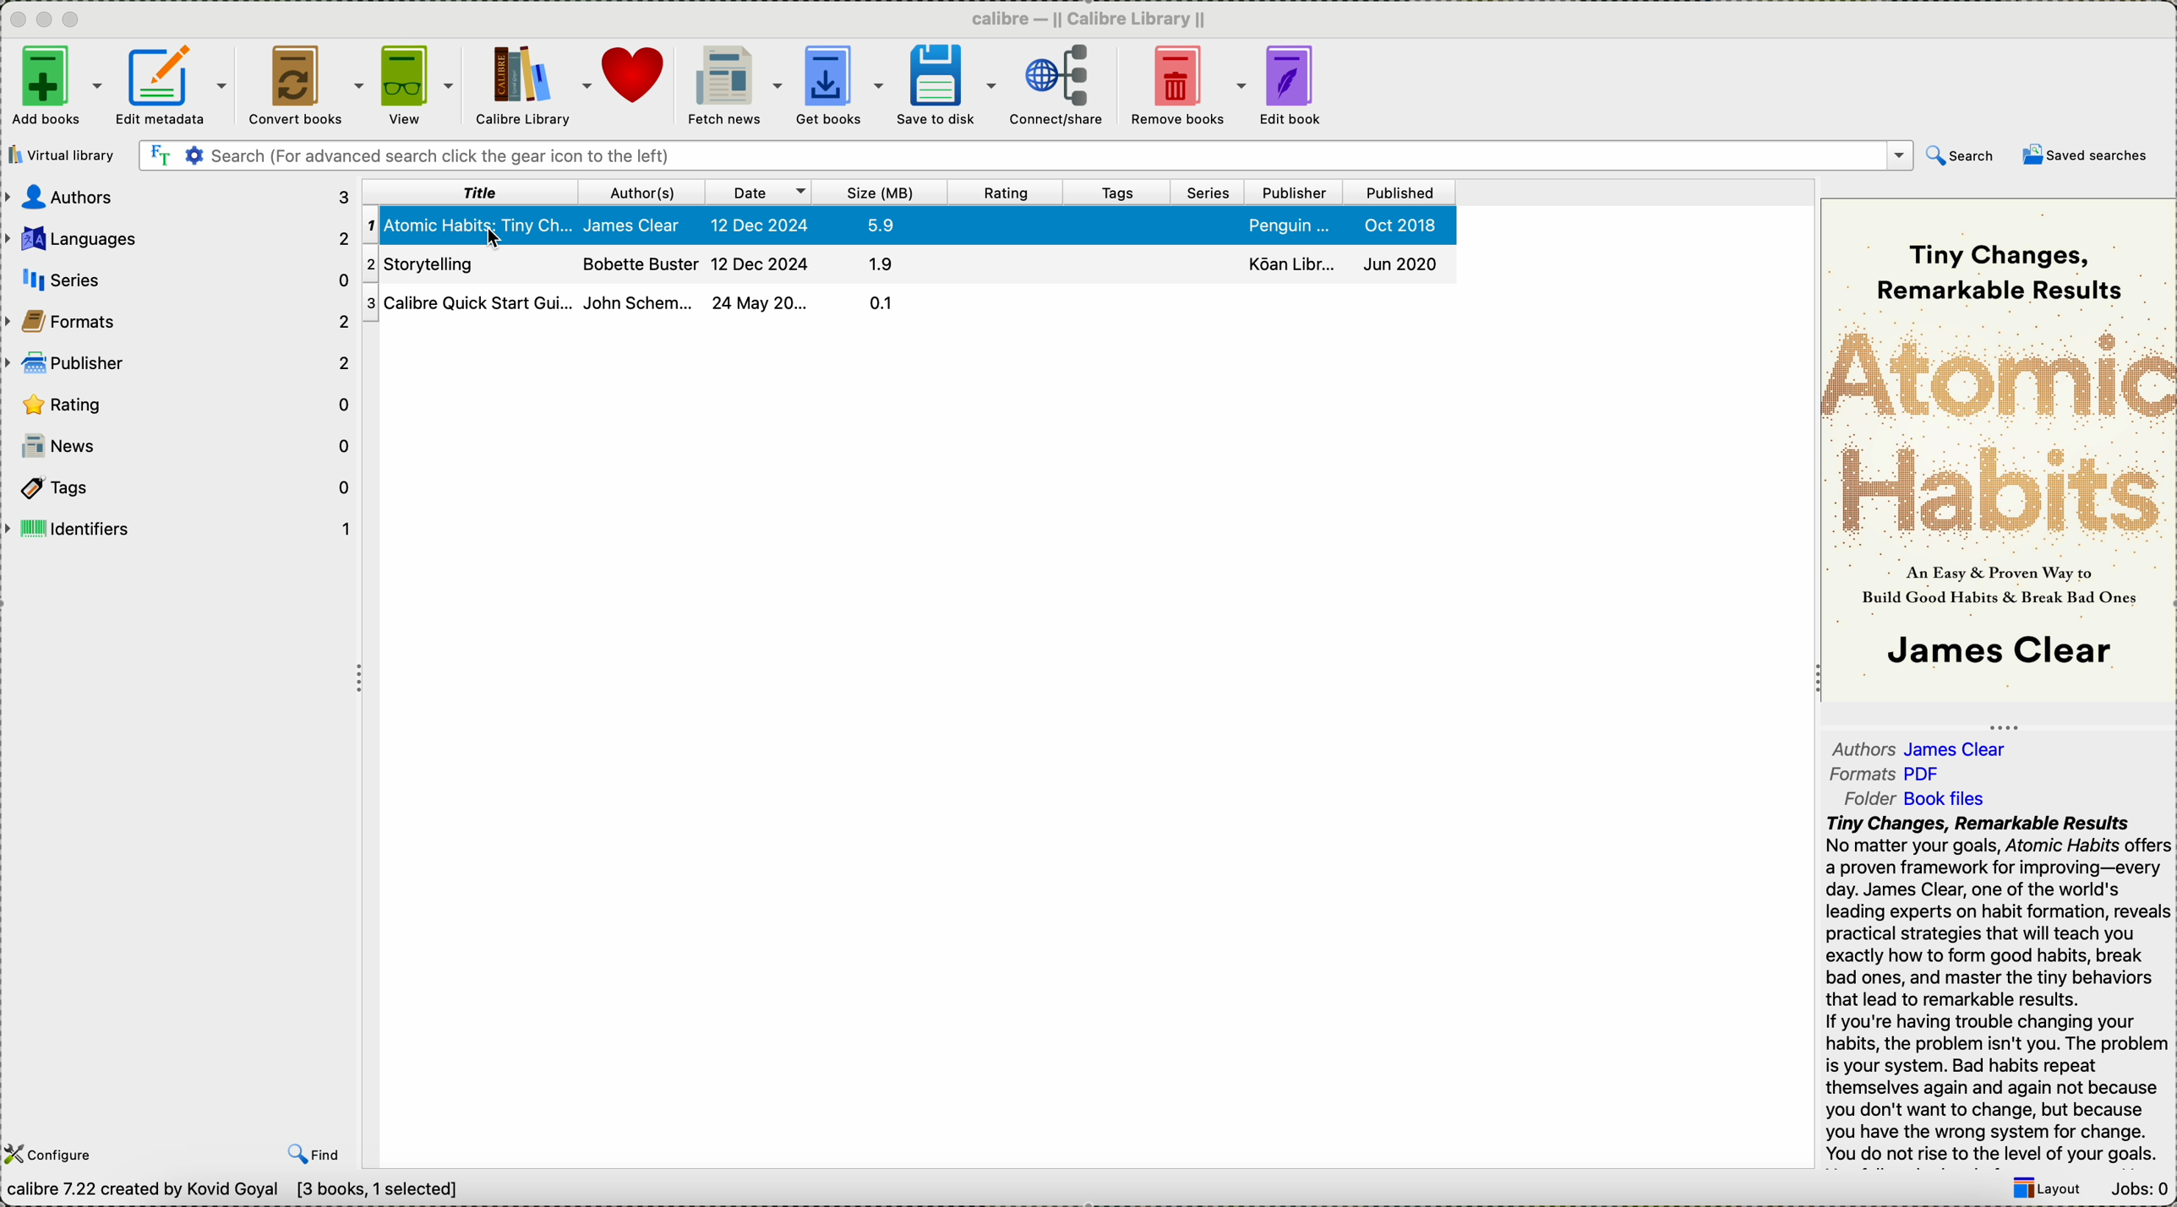 The height and width of the screenshot is (1207, 2177). What do you see at coordinates (47, 20) in the screenshot?
I see `disable buttons program` at bounding box center [47, 20].